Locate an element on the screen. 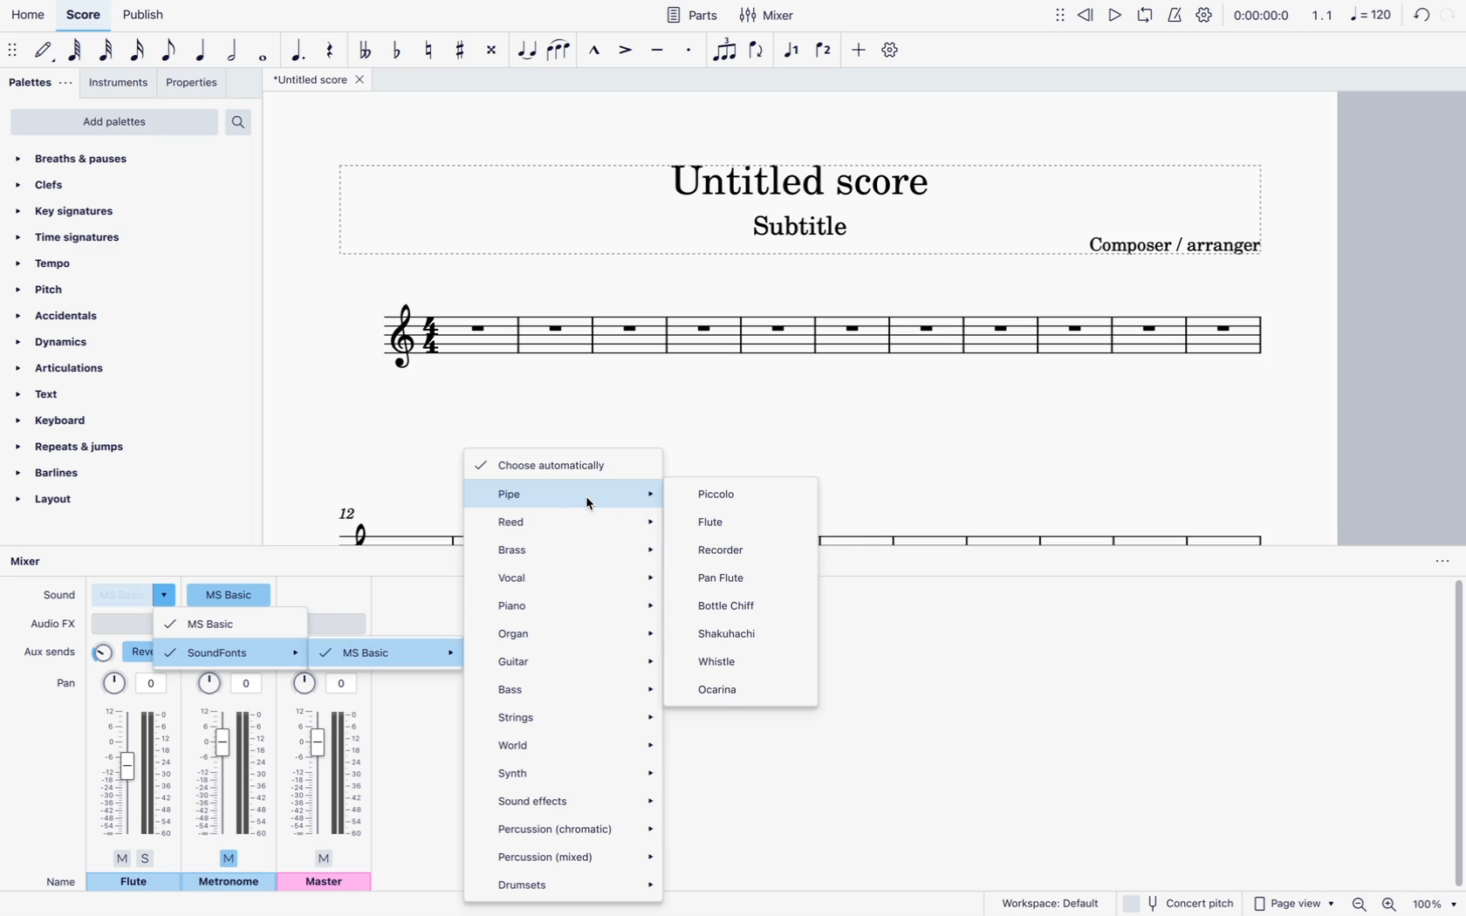  toggle natural is located at coordinates (427, 49).